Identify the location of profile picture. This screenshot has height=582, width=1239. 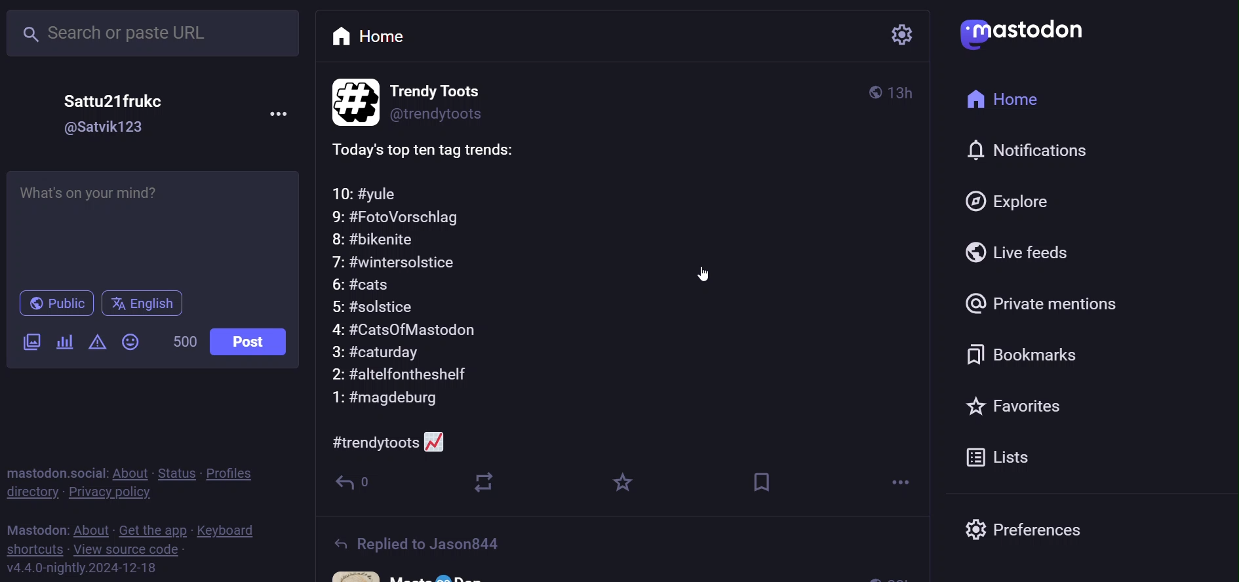
(356, 102).